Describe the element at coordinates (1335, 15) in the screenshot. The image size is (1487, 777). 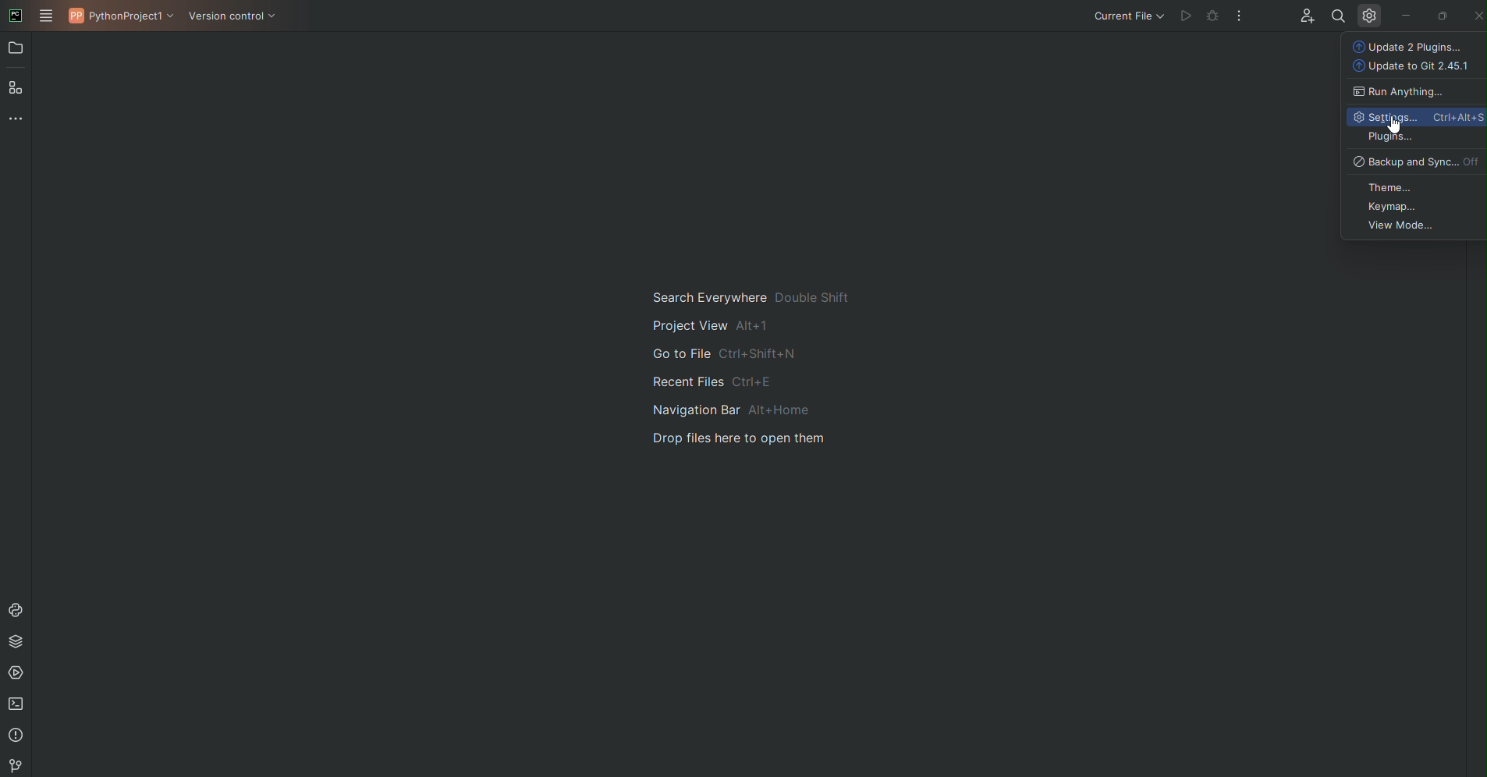
I see `Find` at that location.